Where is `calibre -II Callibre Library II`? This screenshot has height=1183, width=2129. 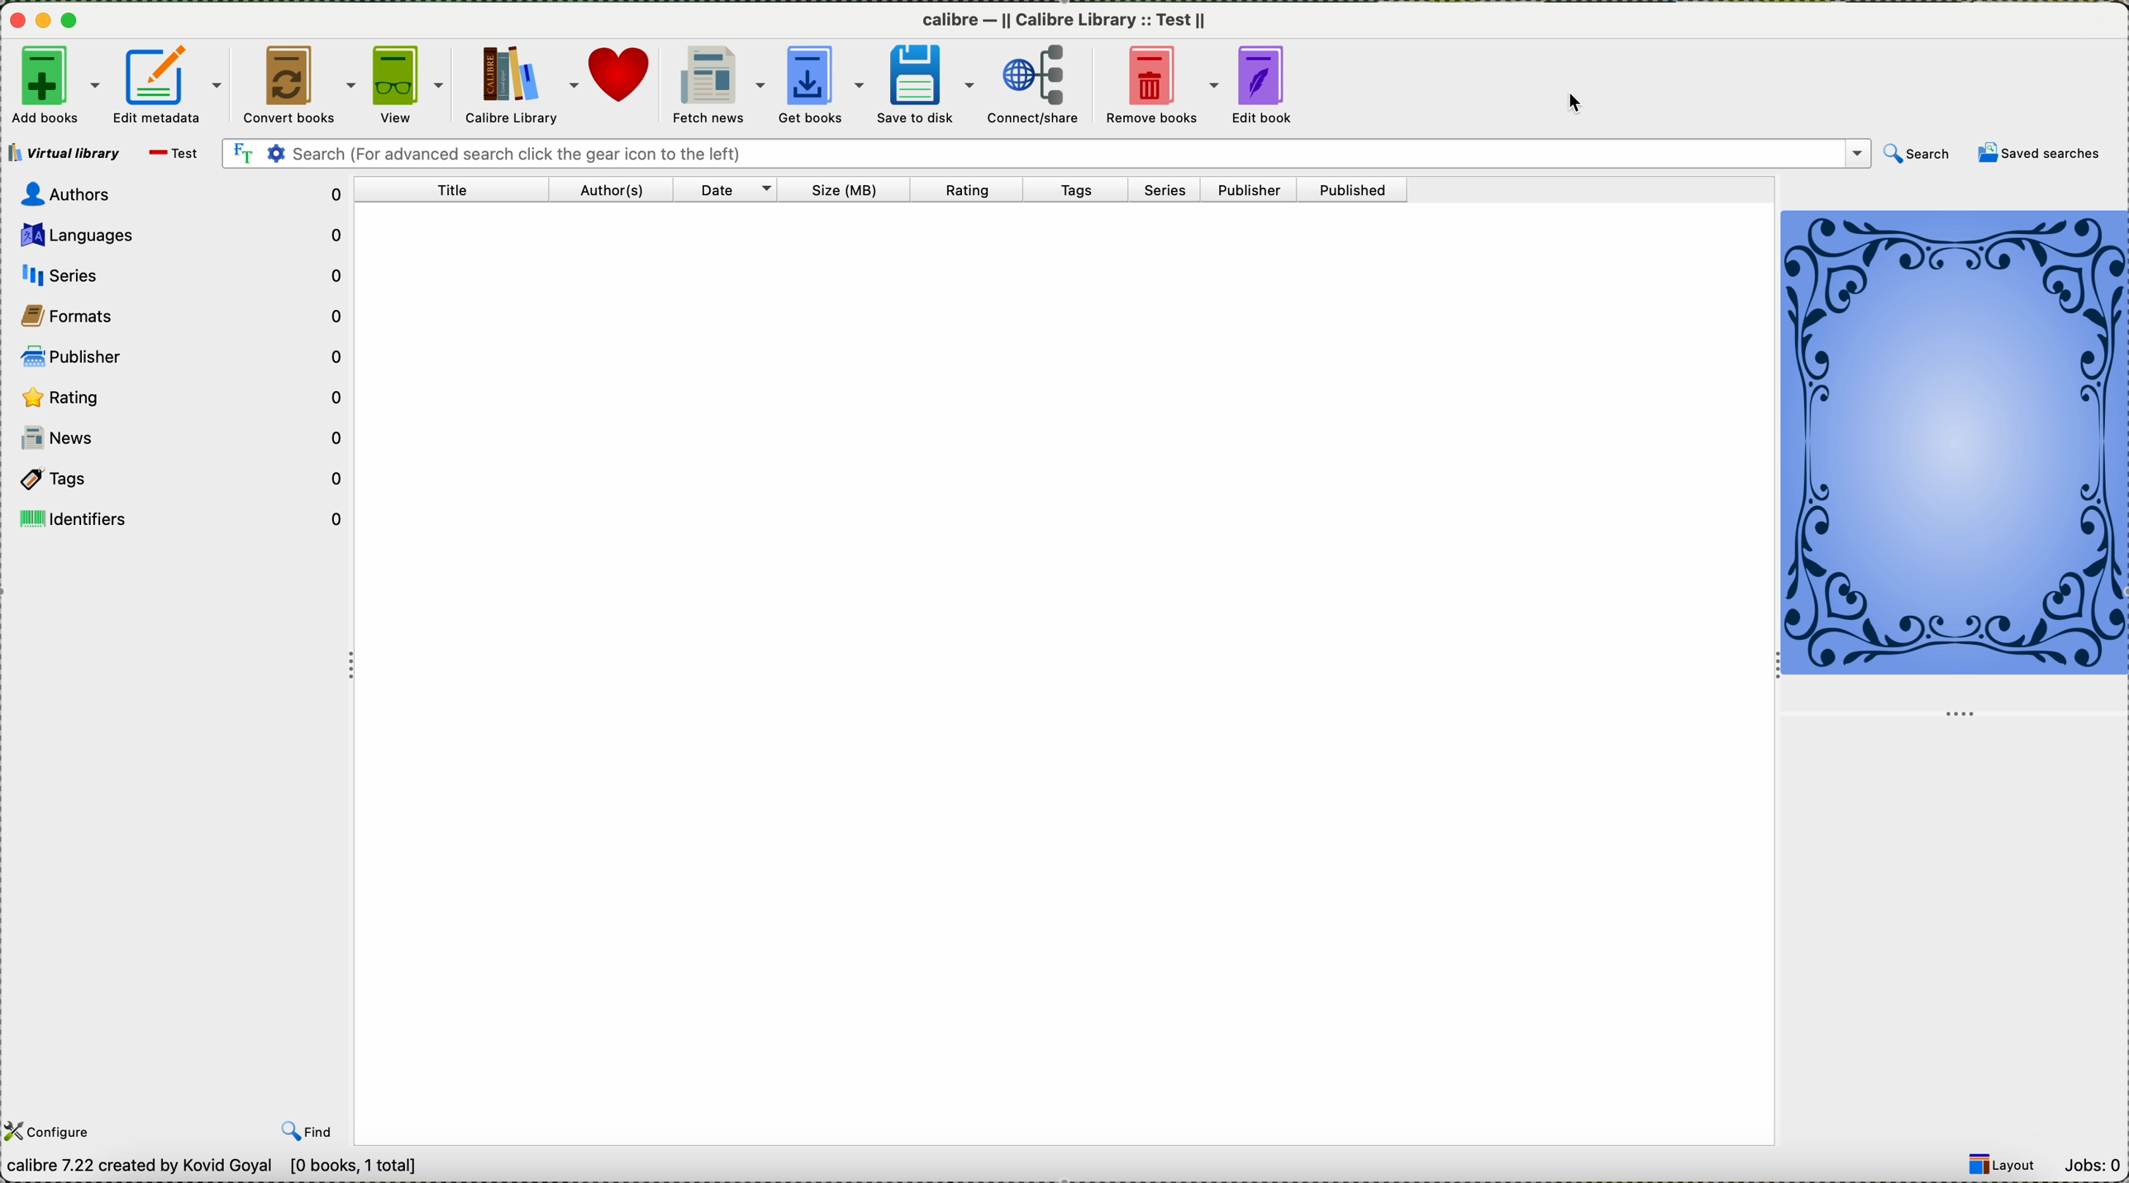 calibre -II Callibre Library II is located at coordinates (1072, 21).